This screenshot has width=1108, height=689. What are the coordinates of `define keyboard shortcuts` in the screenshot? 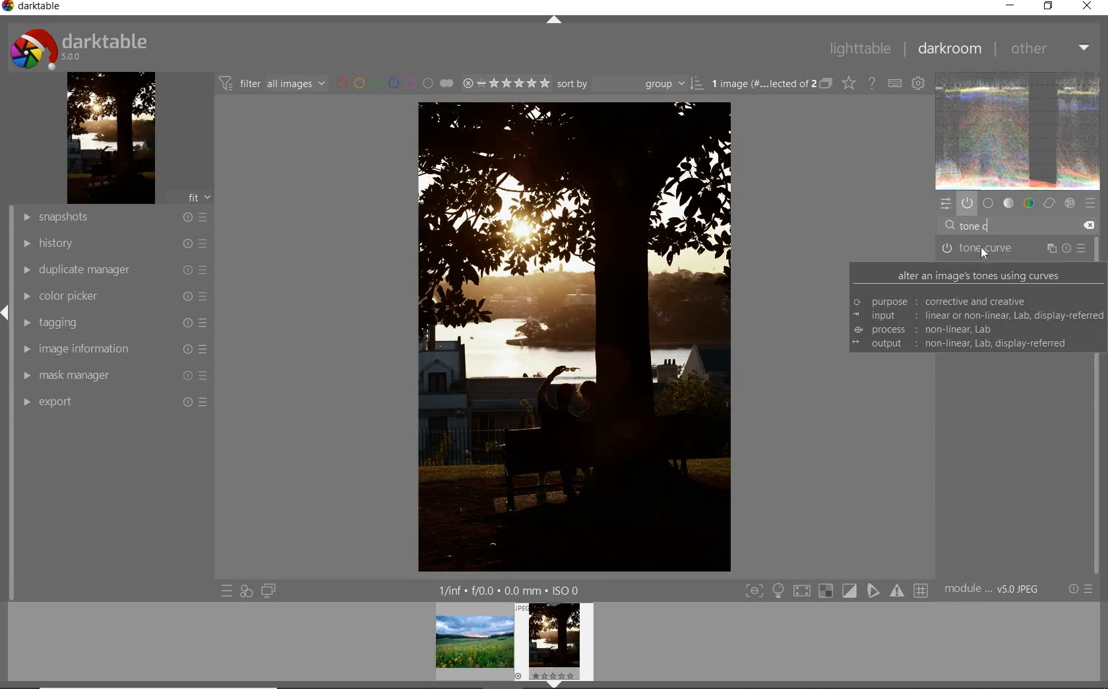 It's located at (919, 82).